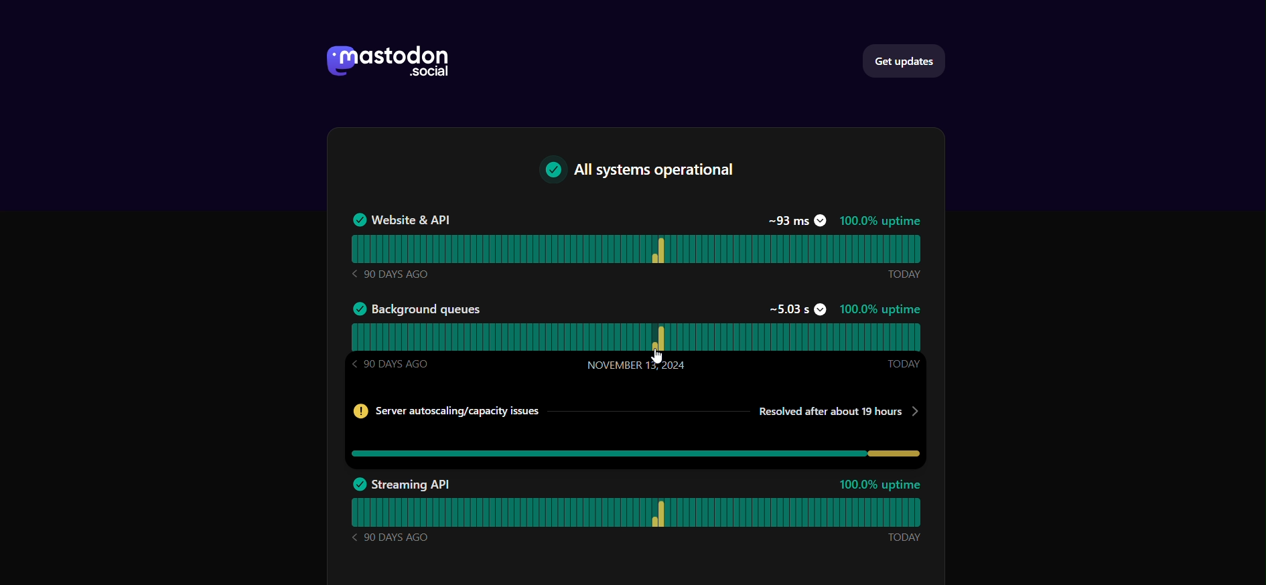  Describe the element at coordinates (387, 365) in the screenshot. I see `90 DAYS AGO` at that location.